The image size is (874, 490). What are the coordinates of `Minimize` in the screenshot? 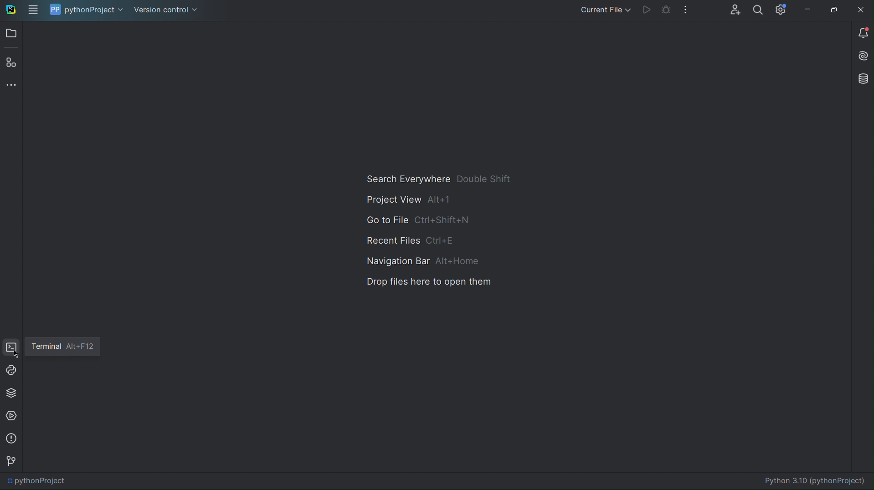 It's located at (807, 10).